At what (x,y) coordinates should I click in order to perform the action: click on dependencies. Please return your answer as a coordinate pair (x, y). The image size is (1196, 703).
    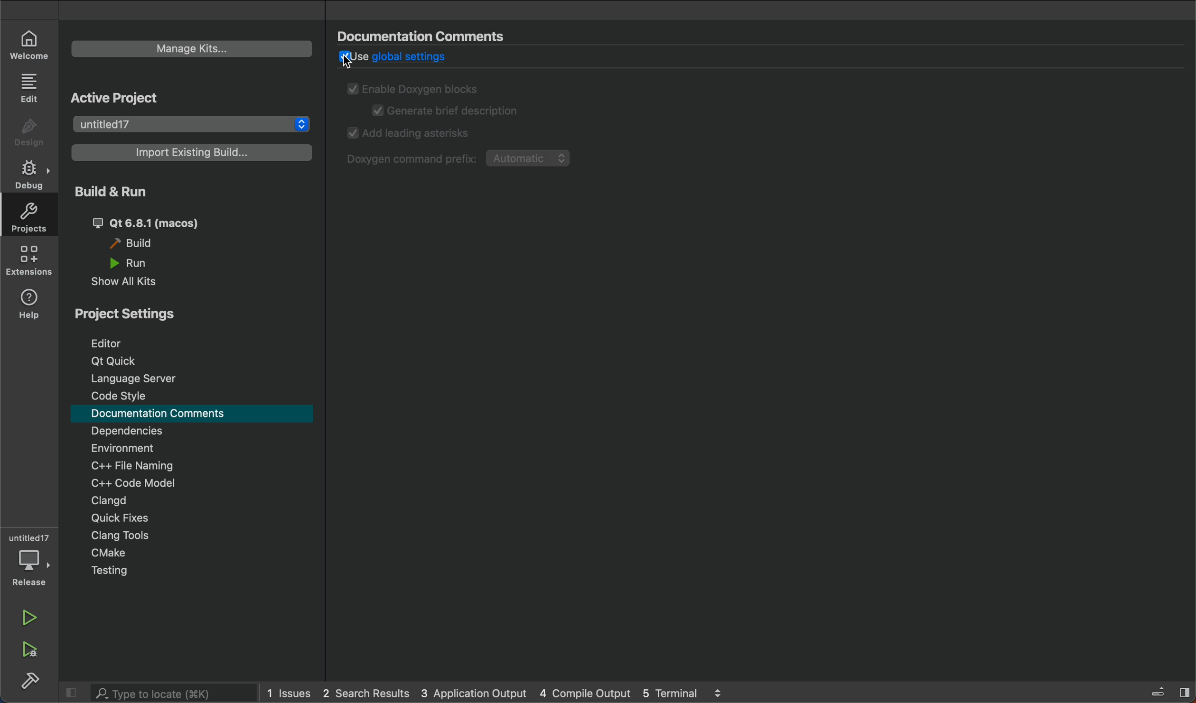
    Looking at the image, I should click on (134, 431).